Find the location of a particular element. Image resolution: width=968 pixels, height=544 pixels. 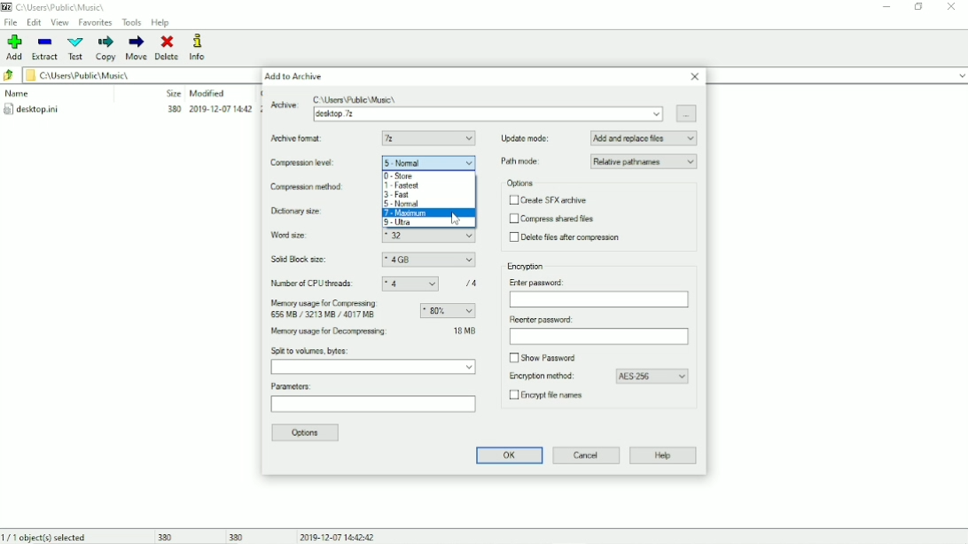

OK is located at coordinates (507, 455).